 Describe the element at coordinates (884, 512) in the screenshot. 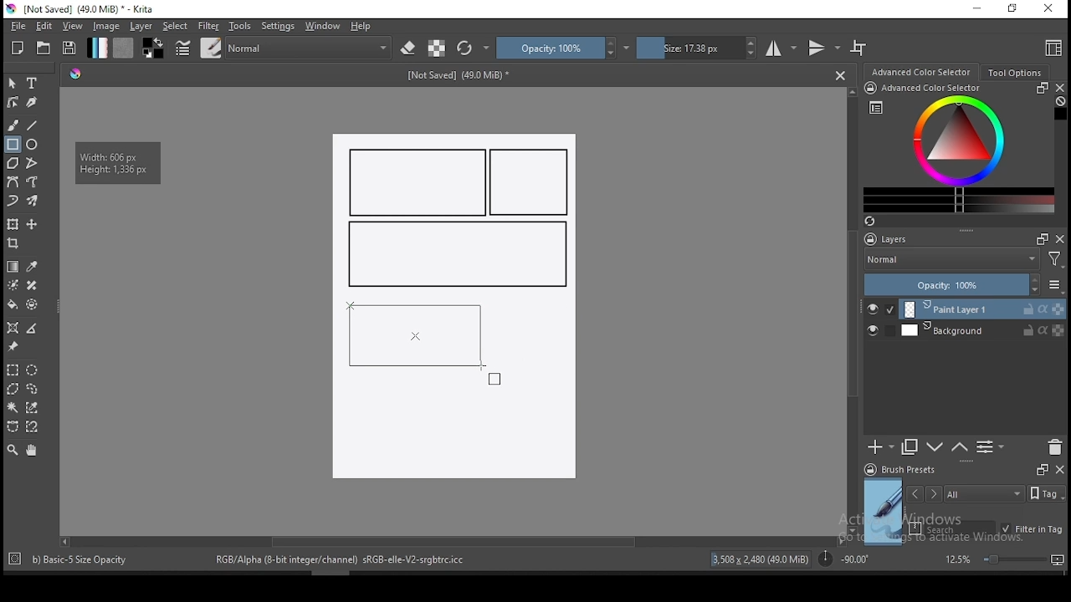

I see `preview` at that location.